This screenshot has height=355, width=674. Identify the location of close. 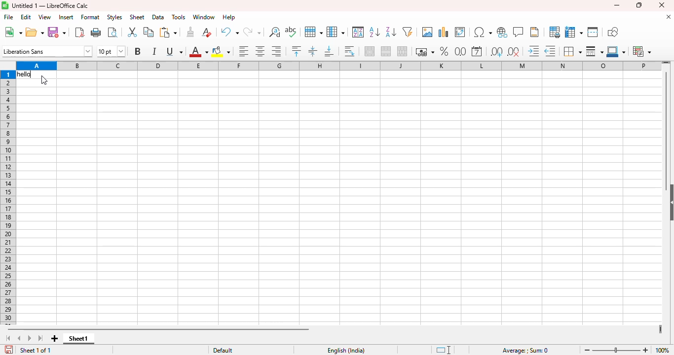
(661, 5).